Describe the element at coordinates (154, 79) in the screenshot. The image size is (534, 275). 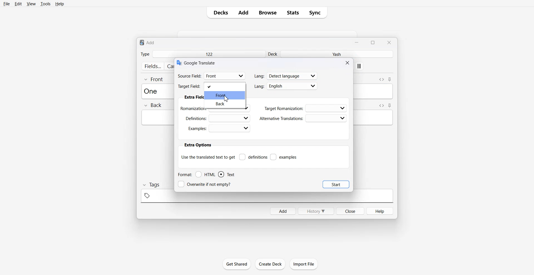
I see `Front` at that location.